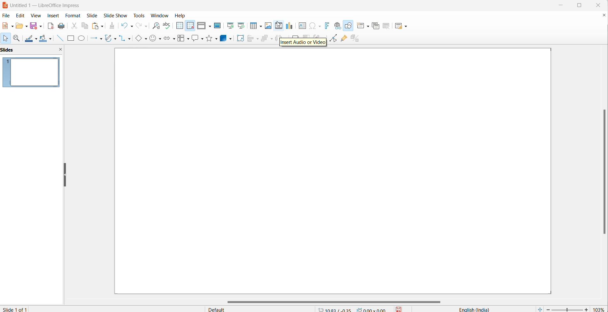 The image size is (608, 312). What do you see at coordinates (6, 39) in the screenshot?
I see `select` at bounding box center [6, 39].